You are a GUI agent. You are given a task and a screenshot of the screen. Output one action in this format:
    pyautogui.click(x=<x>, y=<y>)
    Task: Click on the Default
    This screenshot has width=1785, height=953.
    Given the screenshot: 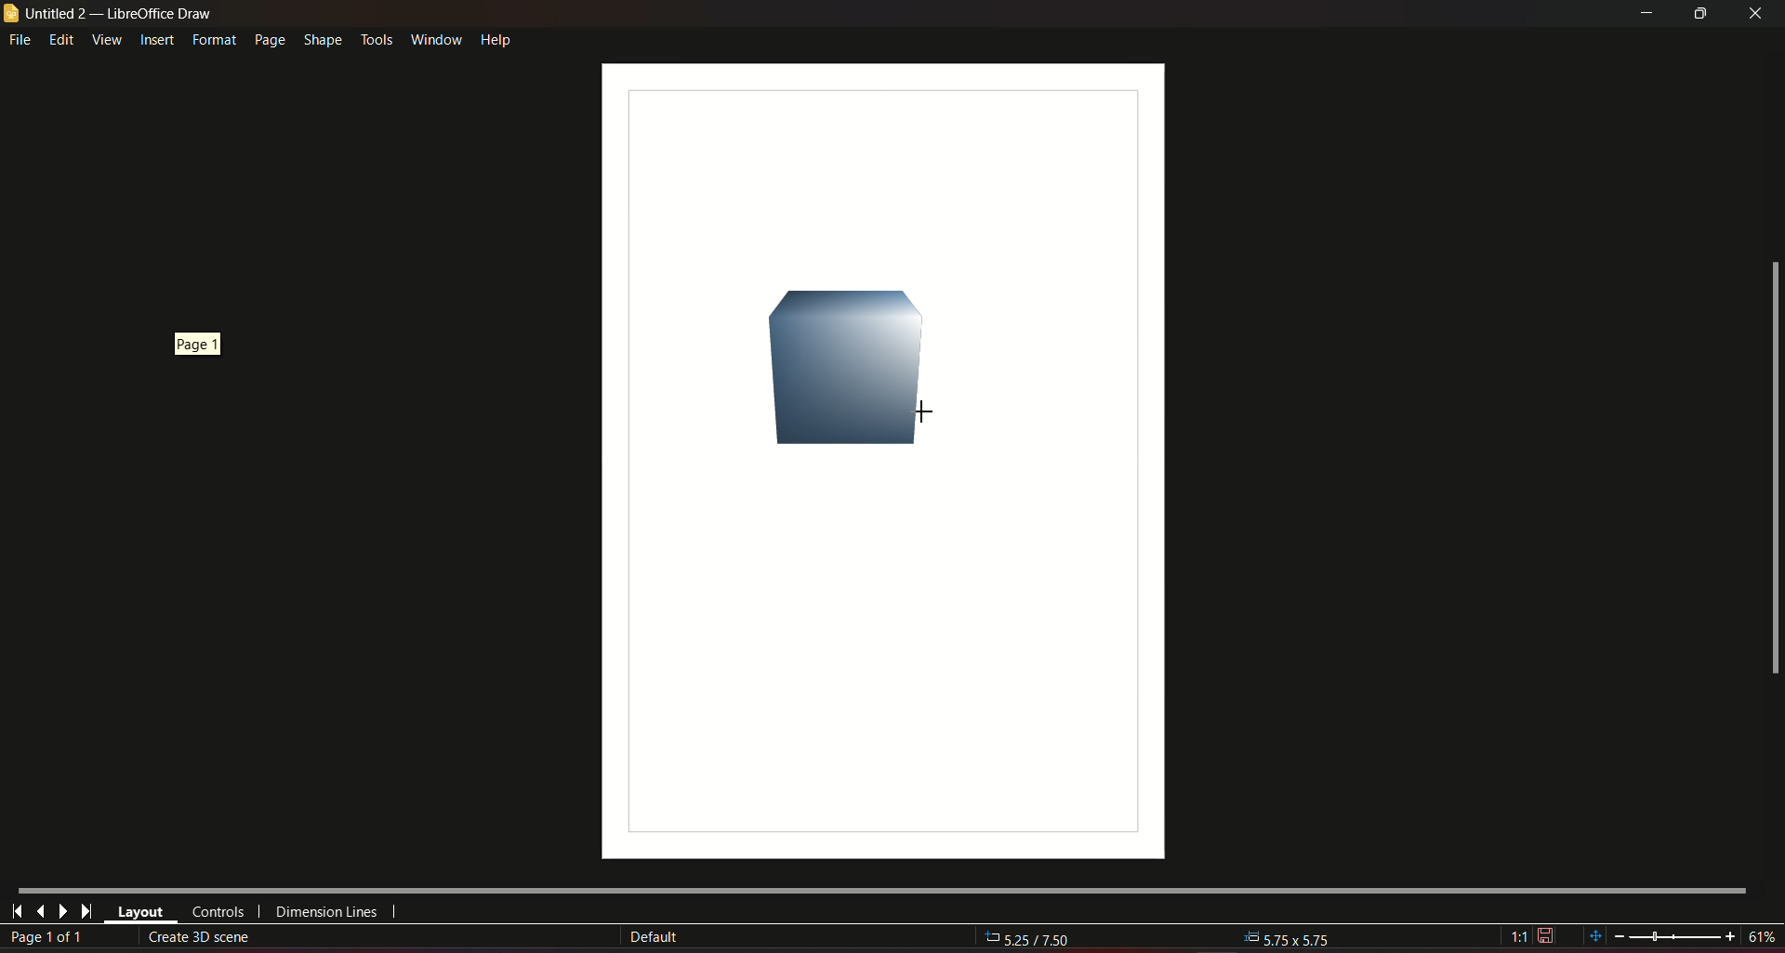 What is the action you would take?
    pyautogui.click(x=654, y=937)
    